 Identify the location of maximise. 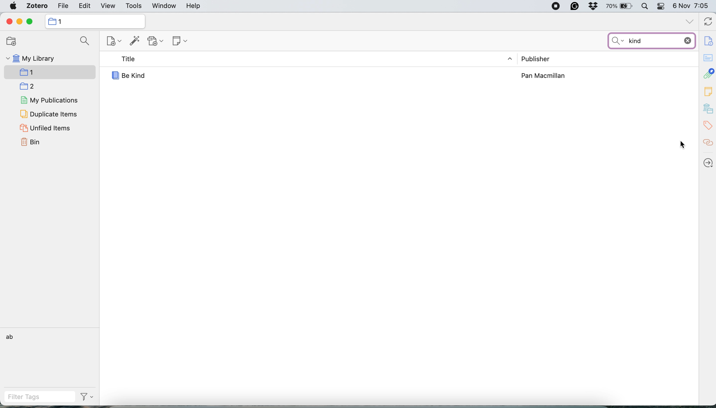
(31, 22).